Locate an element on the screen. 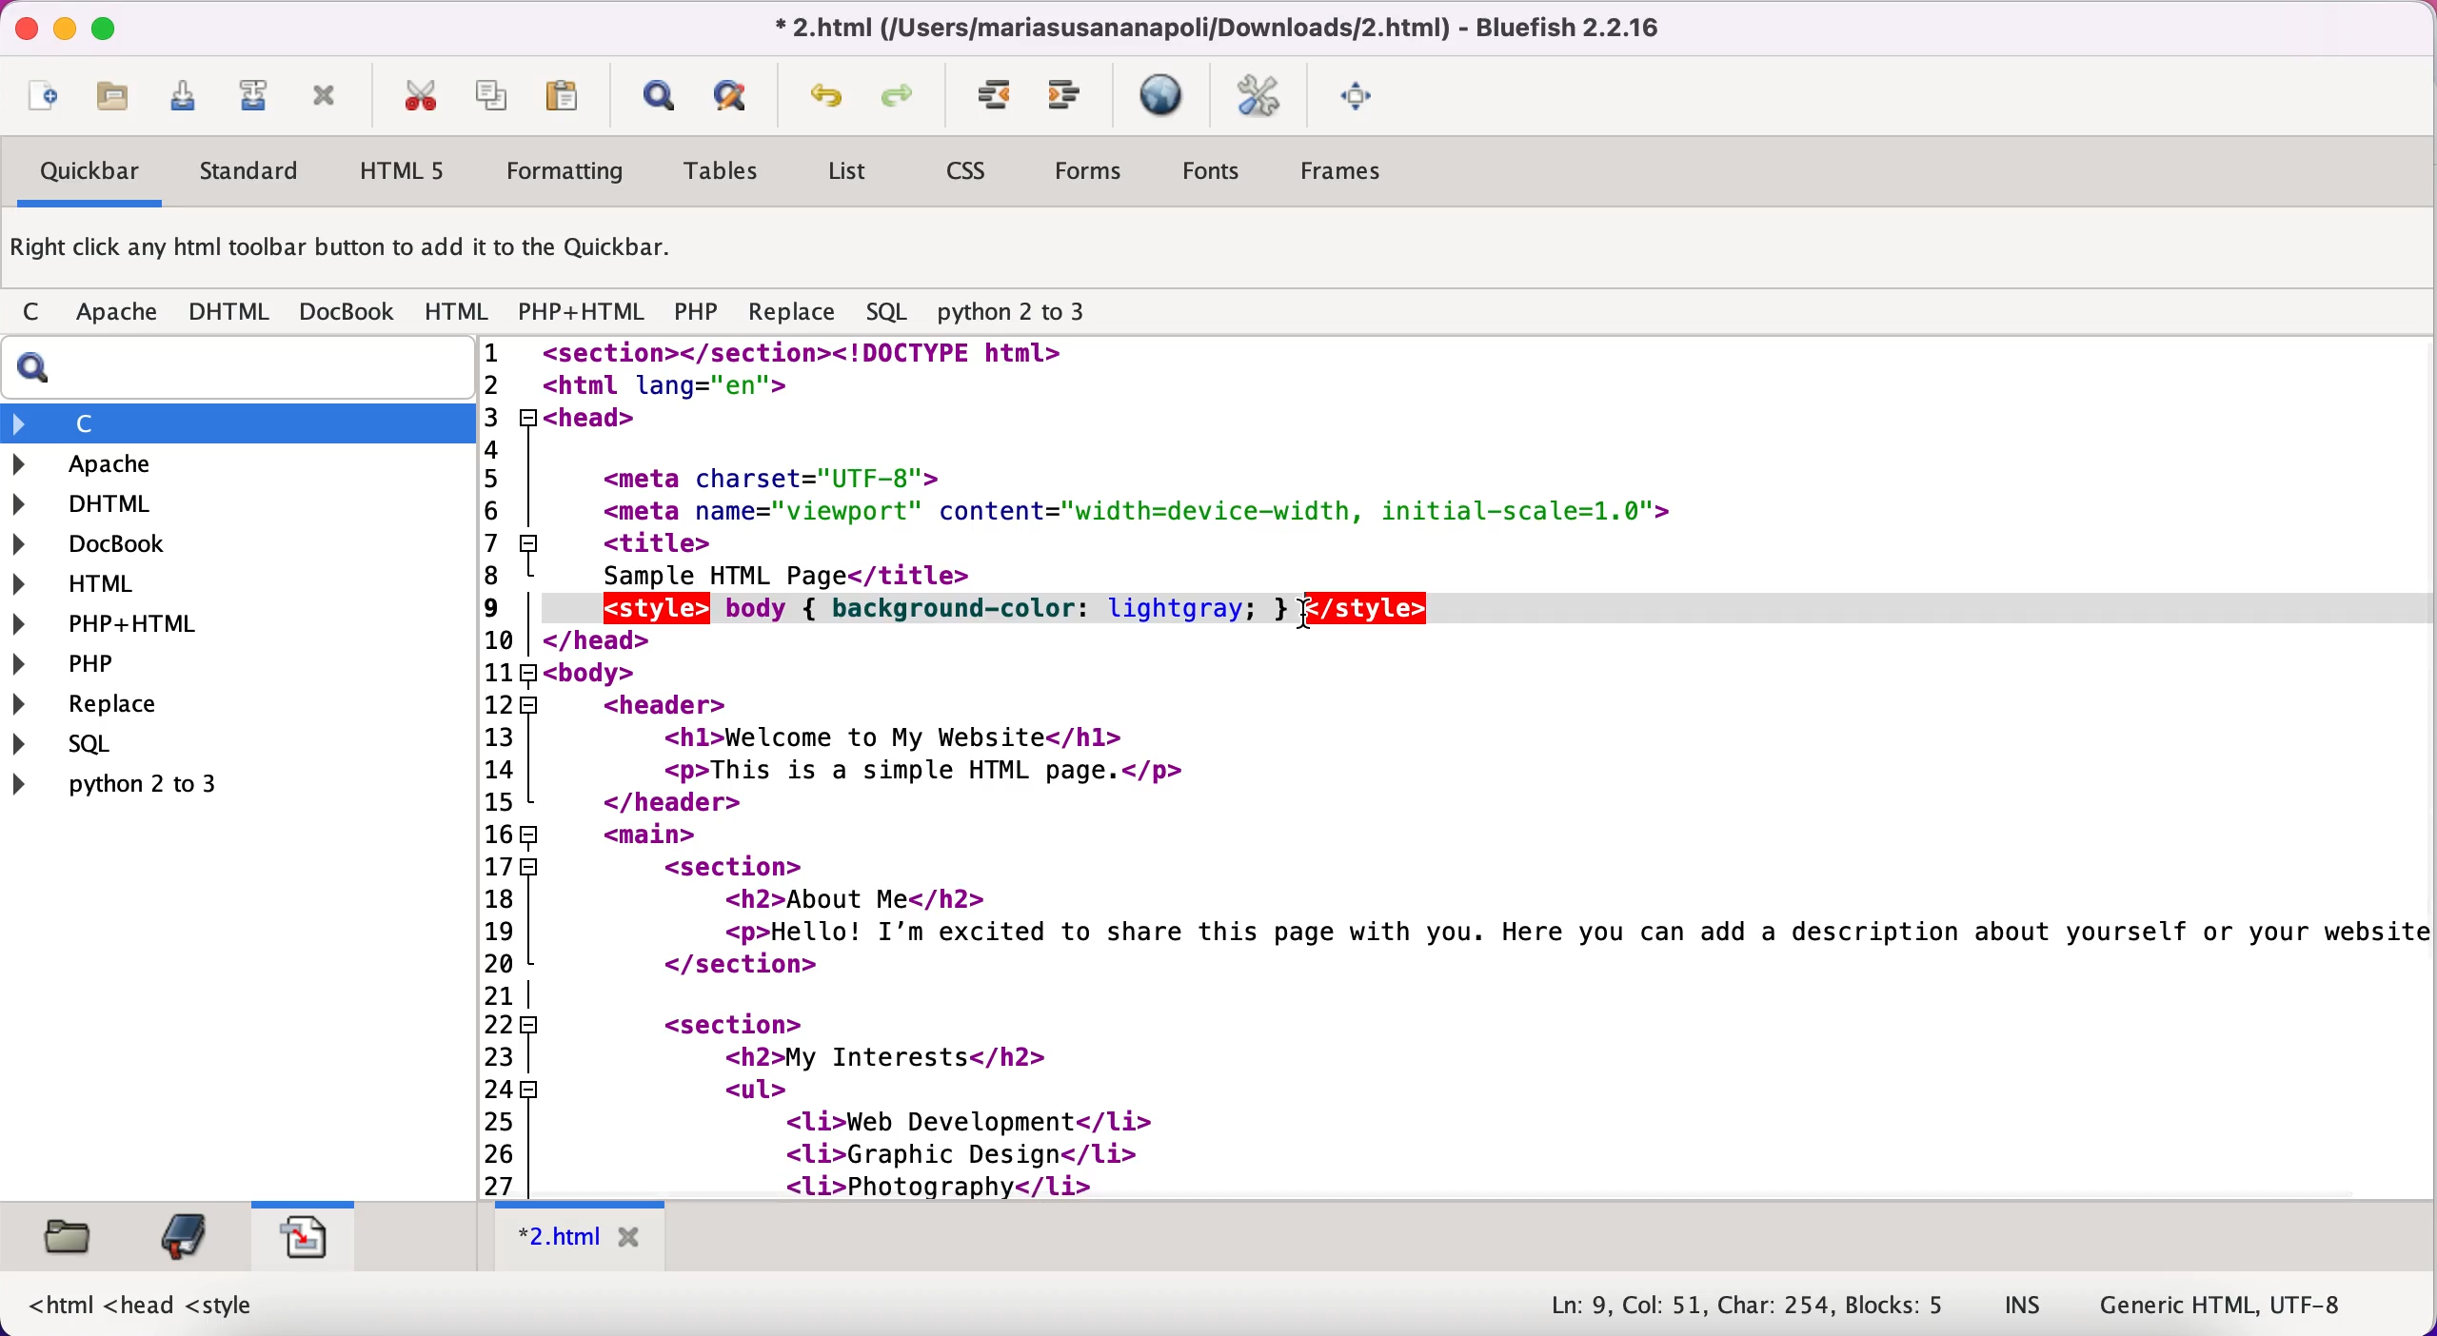 The width and height of the screenshot is (2437, 1336). new file is located at coordinates (43, 100).